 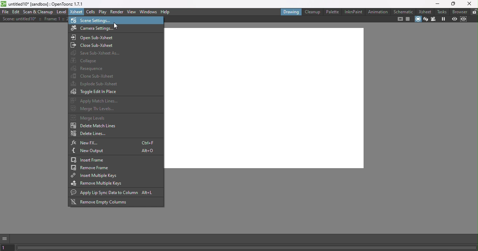 What do you see at coordinates (403, 12) in the screenshot?
I see `Schematic` at bounding box center [403, 12].